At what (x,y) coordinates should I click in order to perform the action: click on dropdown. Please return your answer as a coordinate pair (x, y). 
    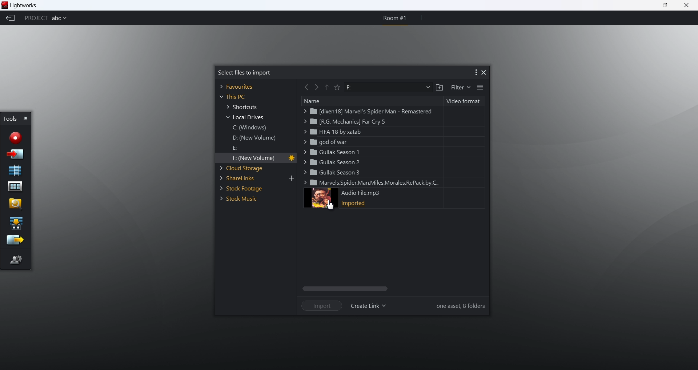
    Looking at the image, I should click on (428, 87).